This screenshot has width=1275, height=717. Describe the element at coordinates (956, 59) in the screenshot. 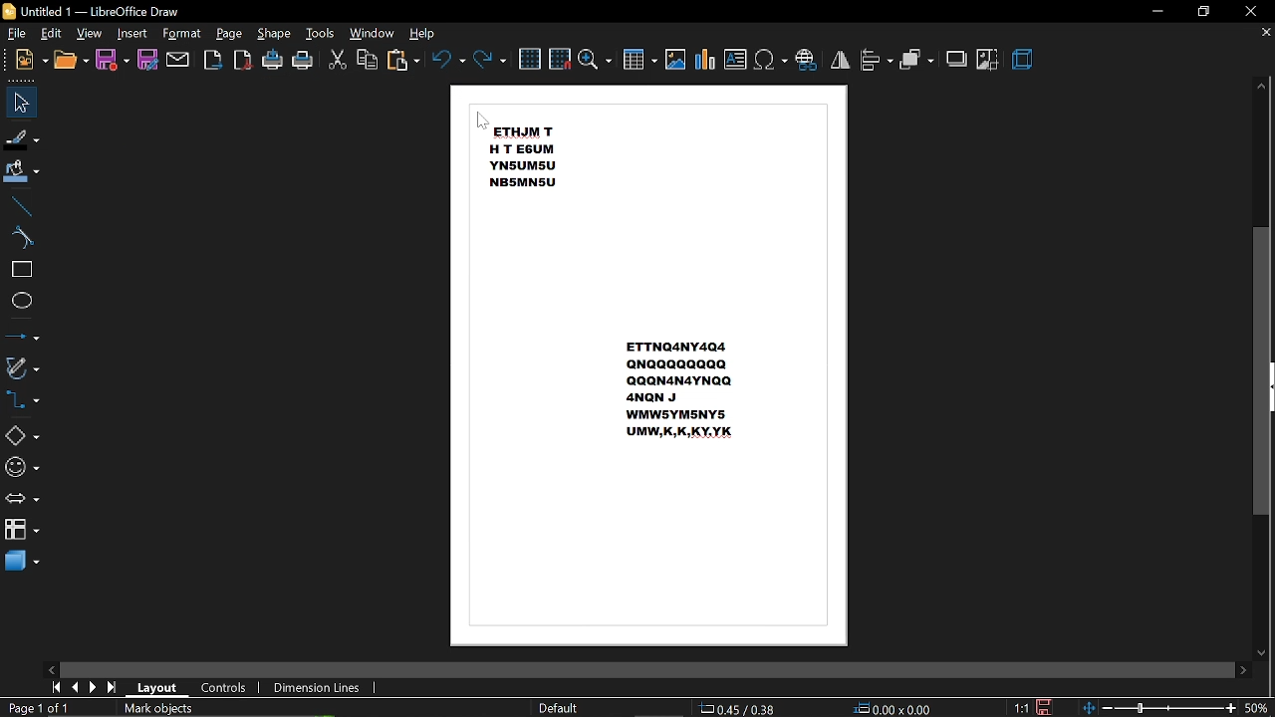

I see `shadow` at that location.